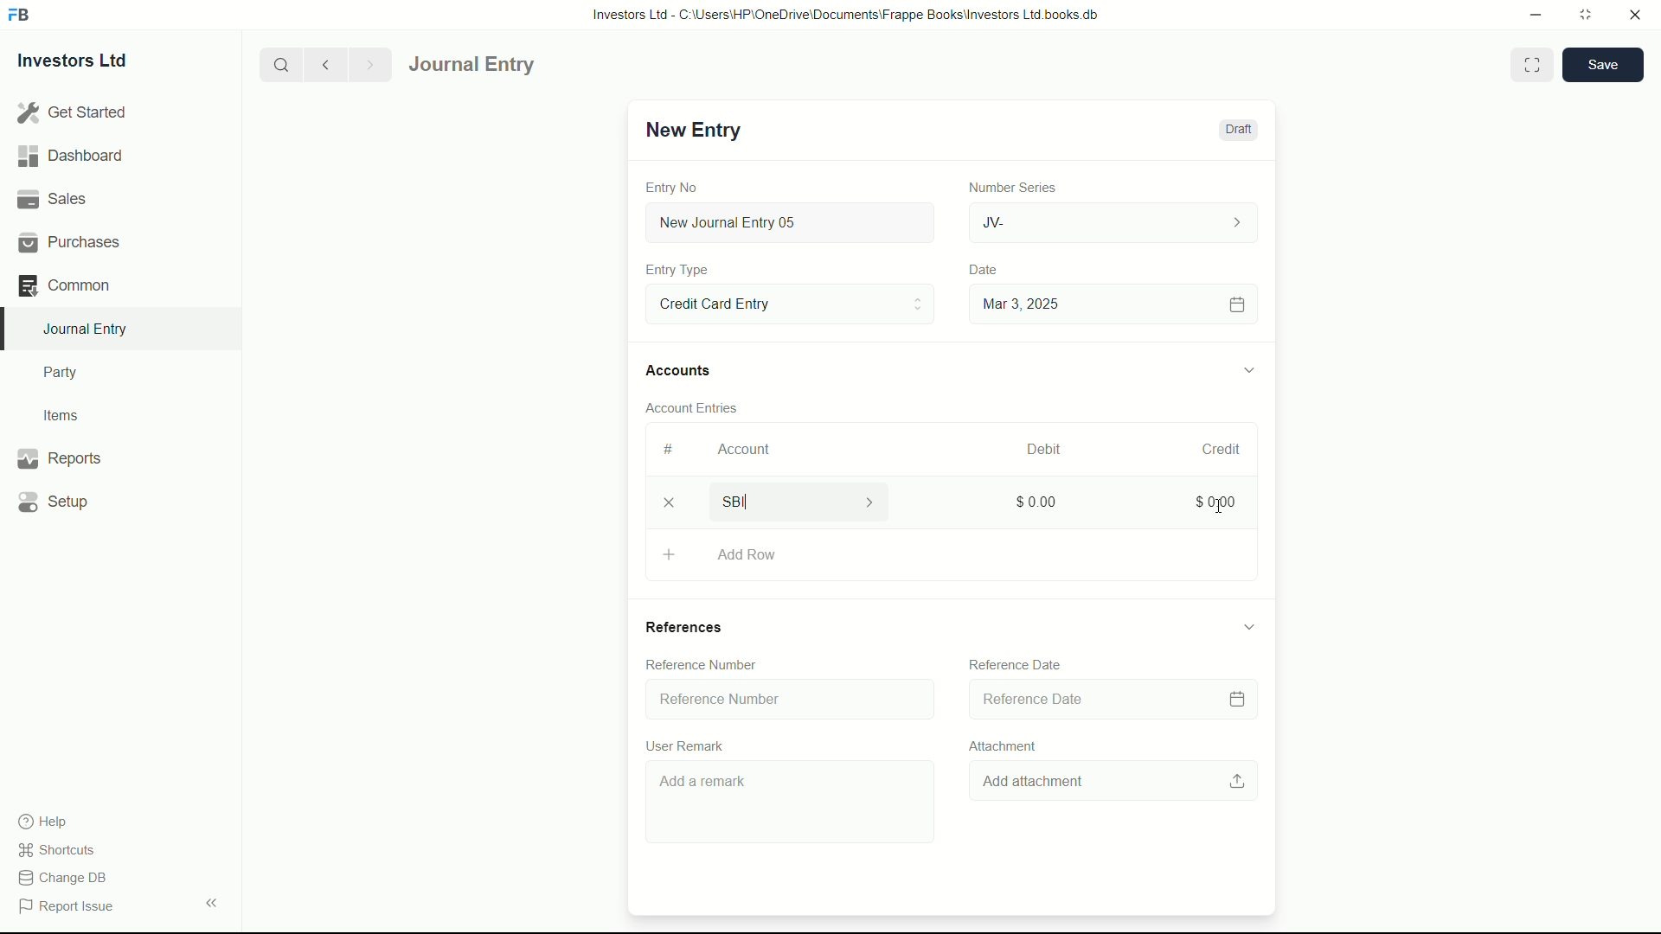 Image resolution: width=1661 pixels, height=934 pixels. I want to click on FrappeBooks logo, so click(19, 16).